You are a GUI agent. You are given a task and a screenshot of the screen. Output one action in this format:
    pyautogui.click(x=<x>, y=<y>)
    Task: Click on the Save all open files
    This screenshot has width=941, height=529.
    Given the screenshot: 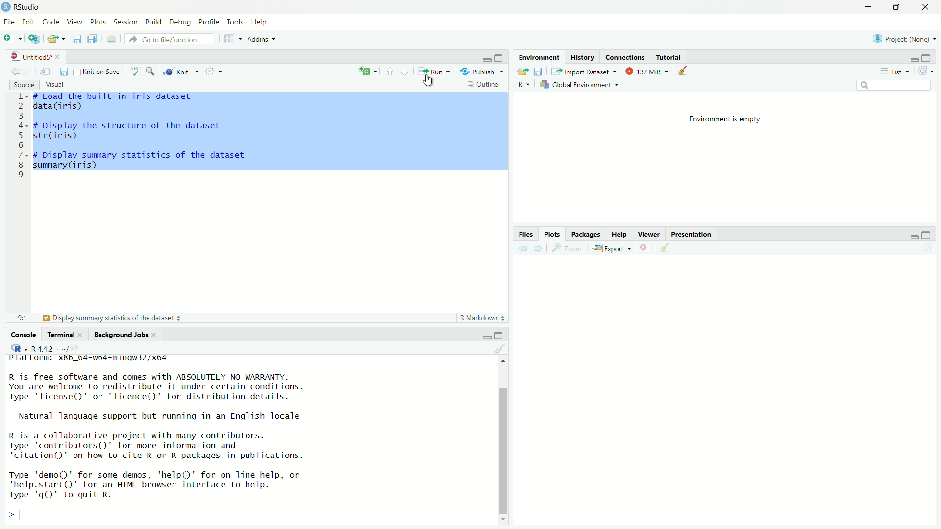 What is the action you would take?
    pyautogui.click(x=93, y=39)
    